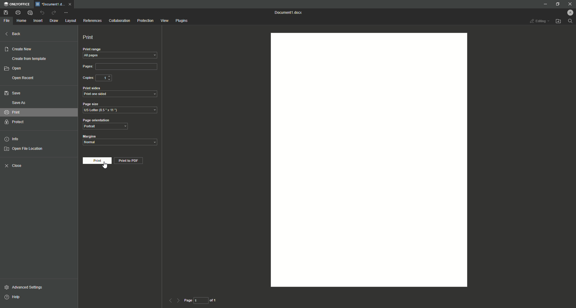 This screenshot has width=576, height=308. Describe the element at coordinates (17, 103) in the screenshot. I see `Save as` at that location.